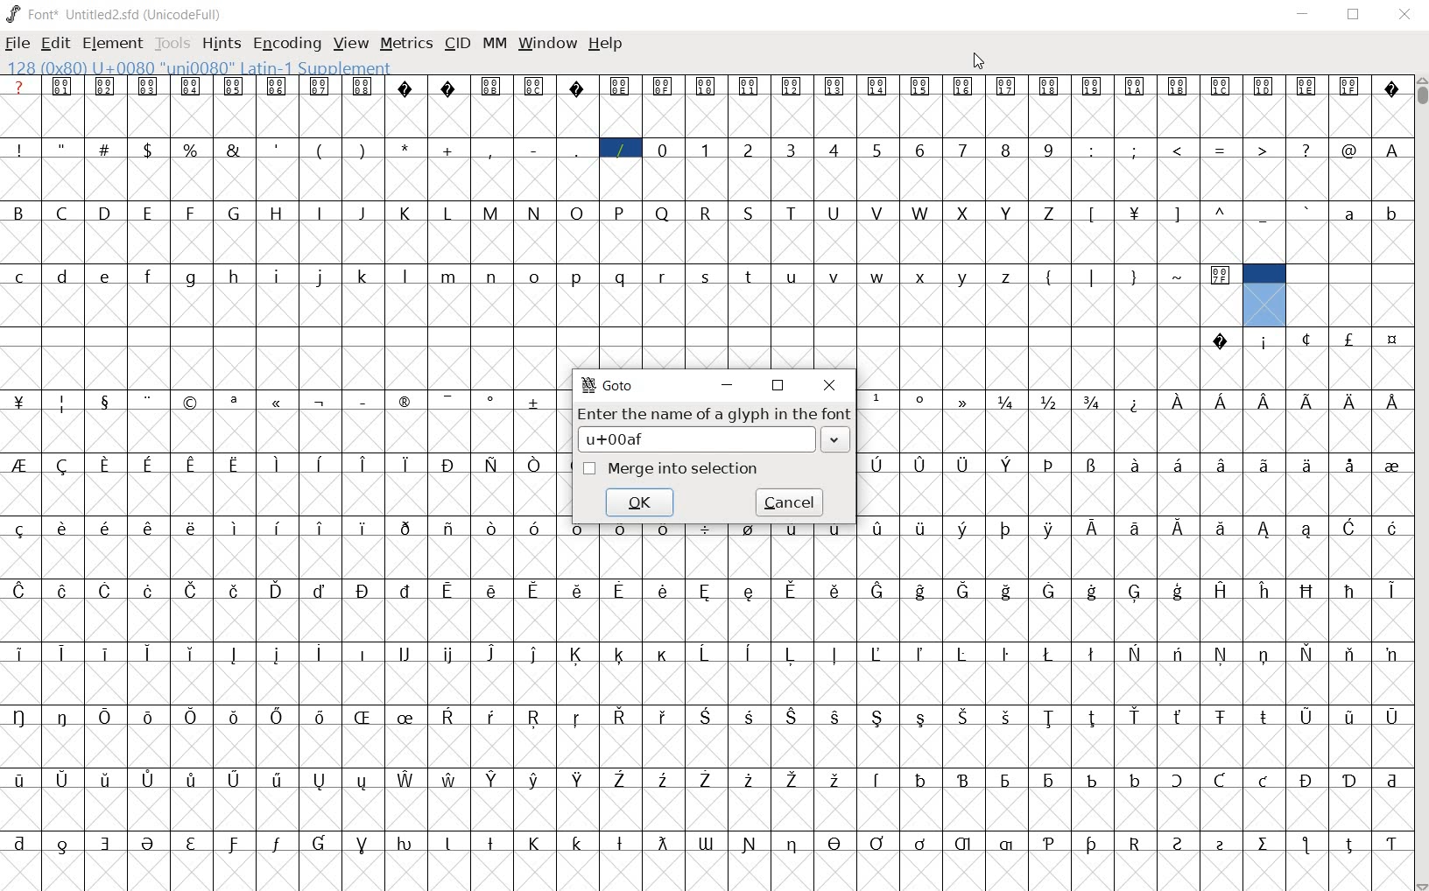 This screenshot has height=891, width=1429. I want to click on Symbol, so click(665, 589).